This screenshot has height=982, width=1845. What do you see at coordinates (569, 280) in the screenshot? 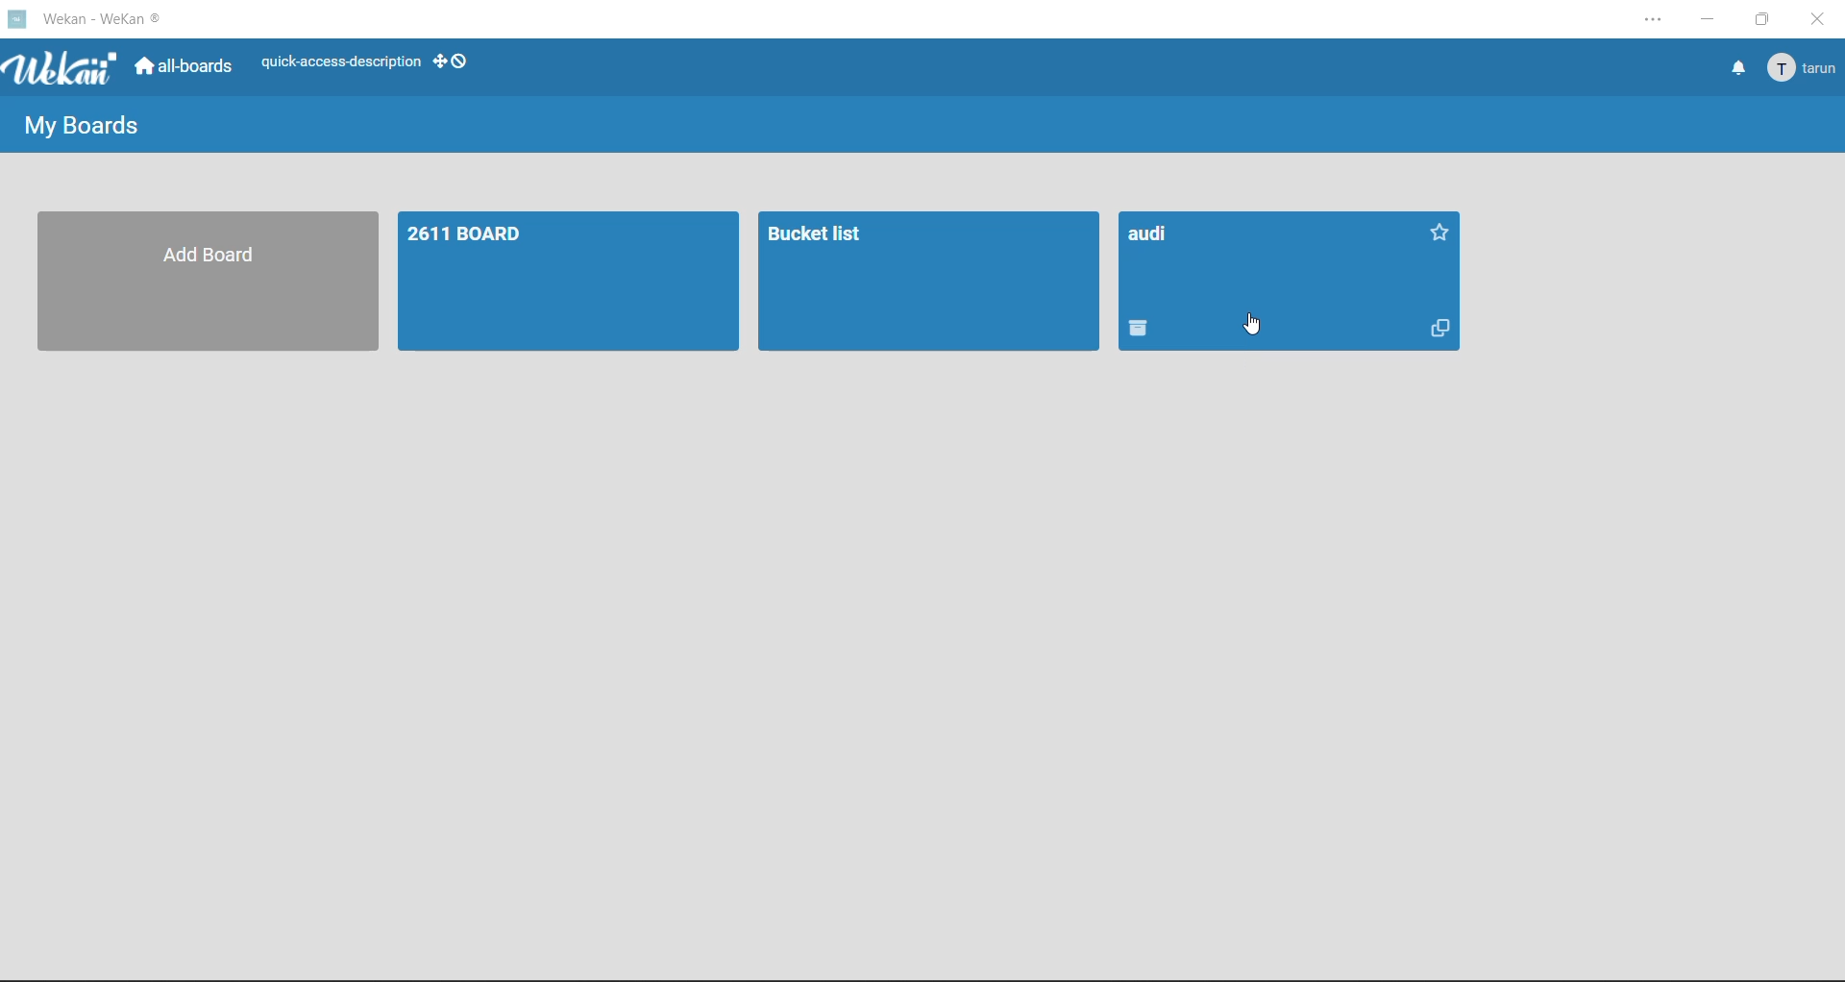
I see `2611 BOARD` at bounding box center [569, 280].